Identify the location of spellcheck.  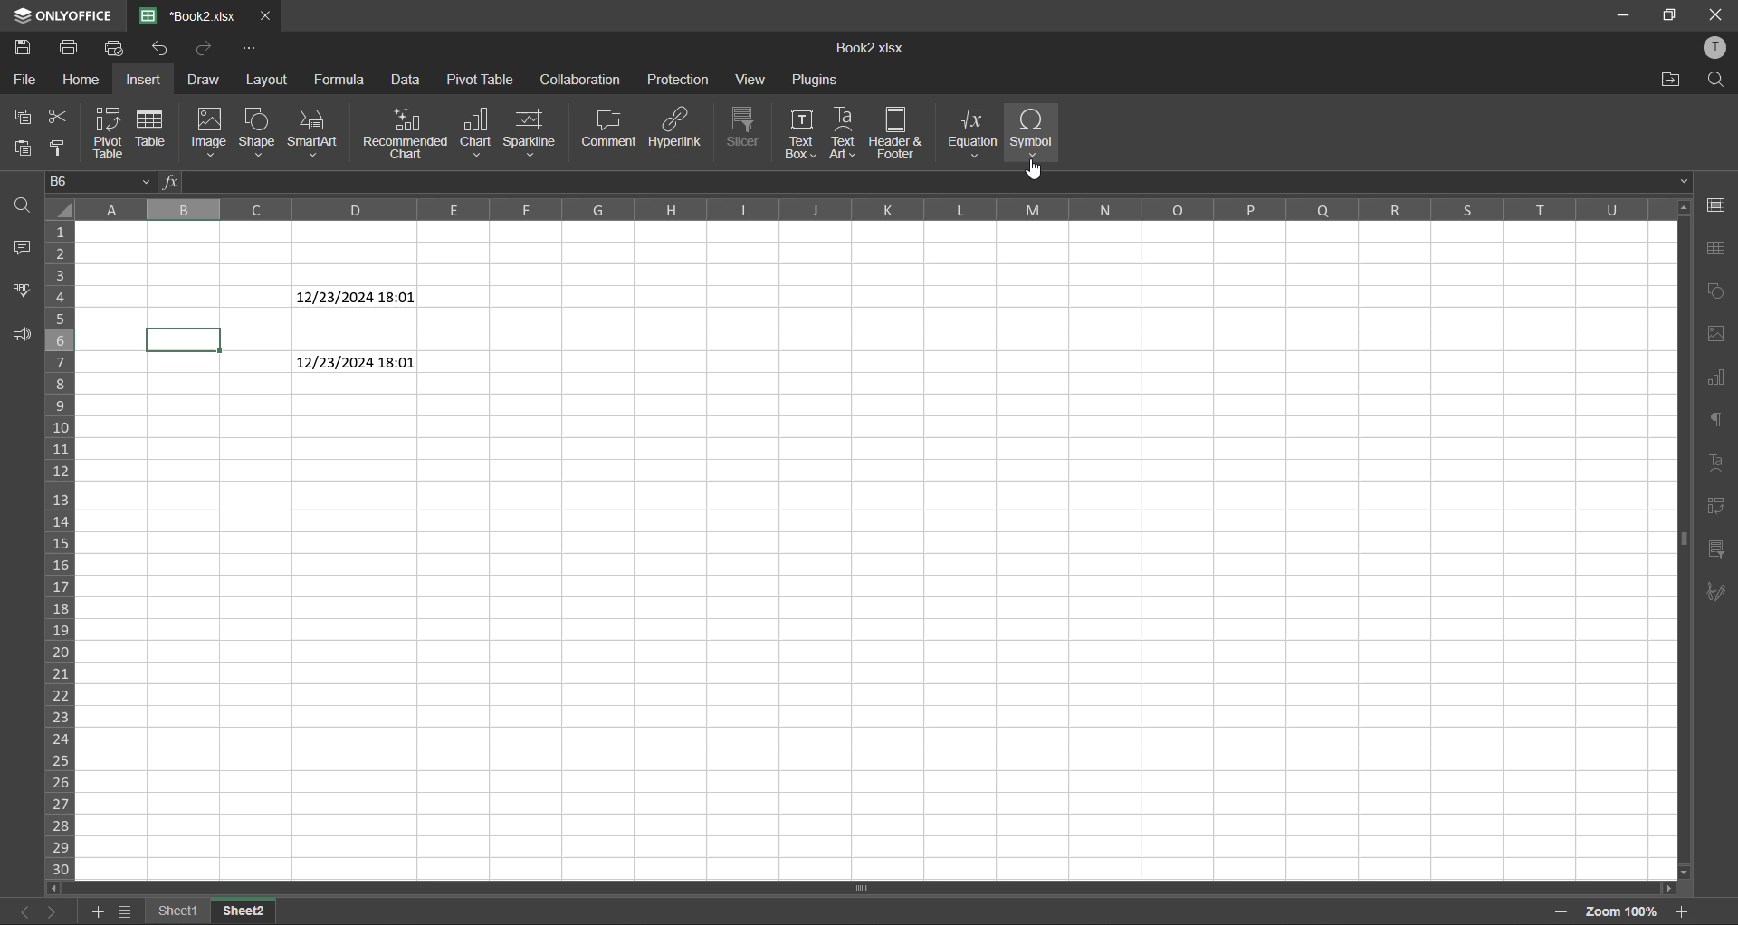
(24, 292).